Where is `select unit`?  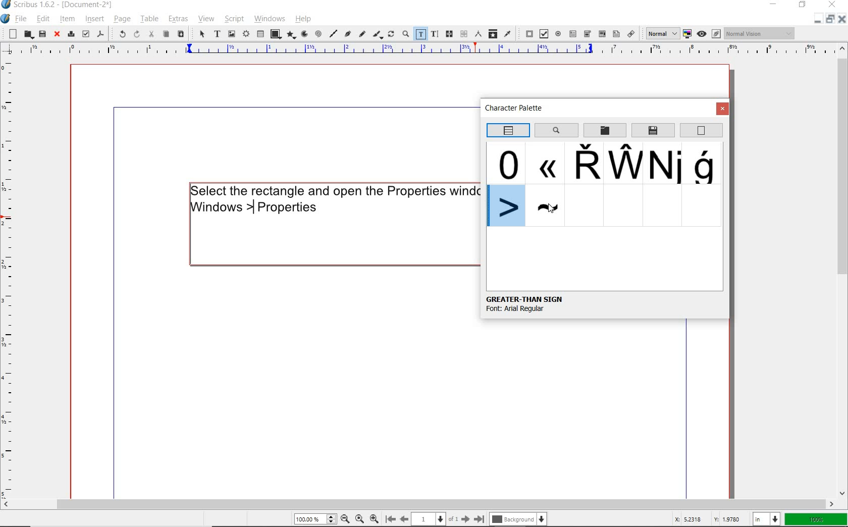 select unit is located at coordinates (767, 519).